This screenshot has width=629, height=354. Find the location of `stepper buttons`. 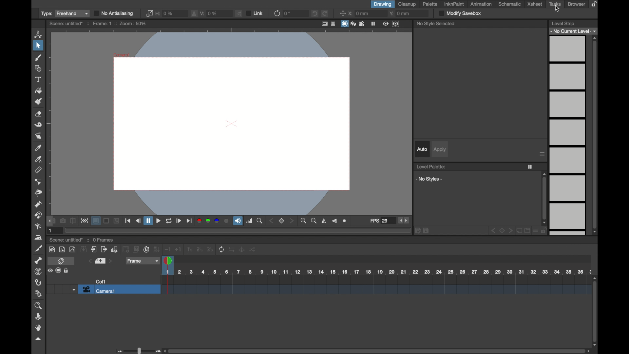

stepper buttons is located at coordinates (404, 221).